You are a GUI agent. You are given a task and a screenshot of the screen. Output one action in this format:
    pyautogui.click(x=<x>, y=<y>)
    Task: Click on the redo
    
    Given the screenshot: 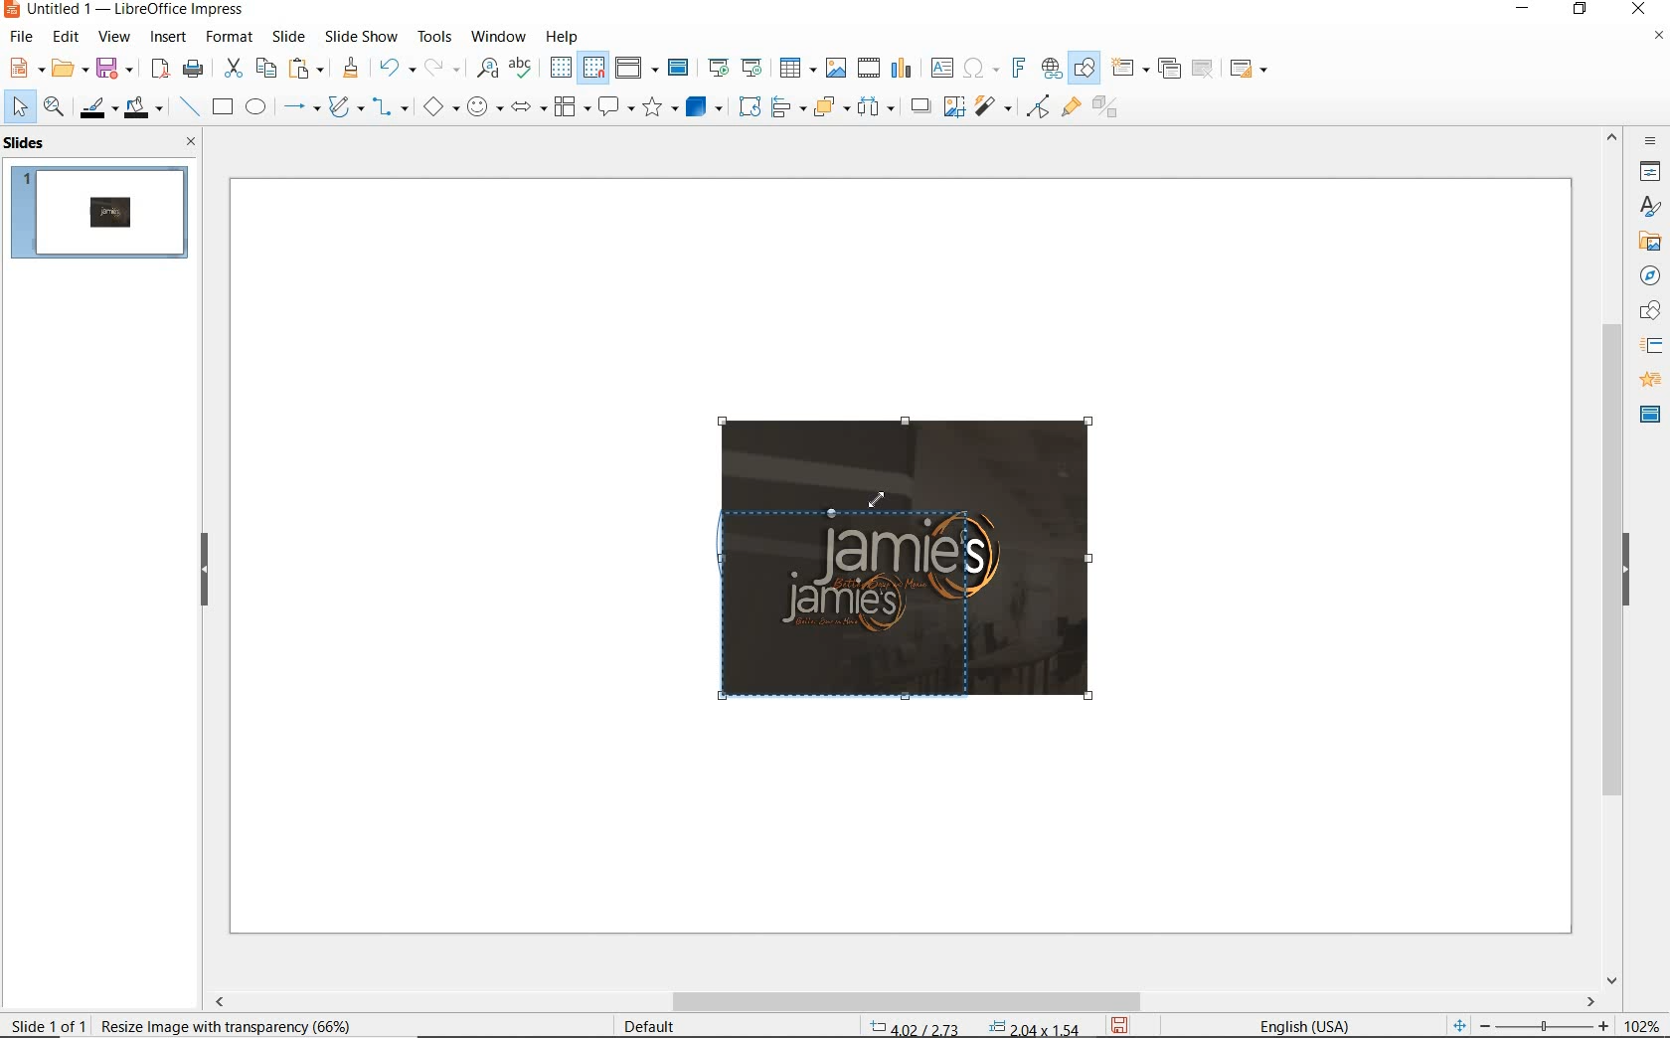 What is the action you would take?
    pyautogui.click(x=441, y=68)
    